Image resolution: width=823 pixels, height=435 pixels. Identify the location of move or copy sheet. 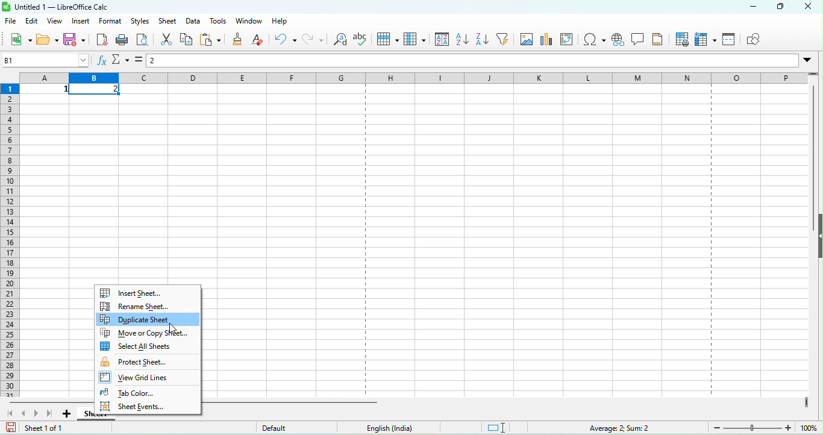
(148, 334).